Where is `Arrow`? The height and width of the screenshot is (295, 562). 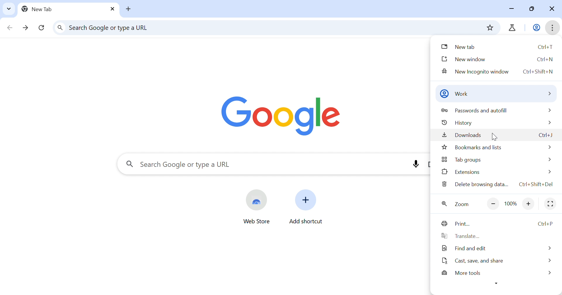
Arrow is located at coordinates (548, 248).